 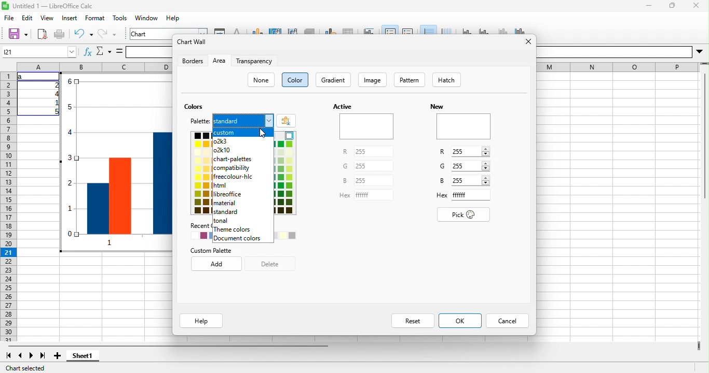 What do you see at coordinates (464, 126) in the screenshot?
I see `Preview of new` at bounding box center [464, 126].